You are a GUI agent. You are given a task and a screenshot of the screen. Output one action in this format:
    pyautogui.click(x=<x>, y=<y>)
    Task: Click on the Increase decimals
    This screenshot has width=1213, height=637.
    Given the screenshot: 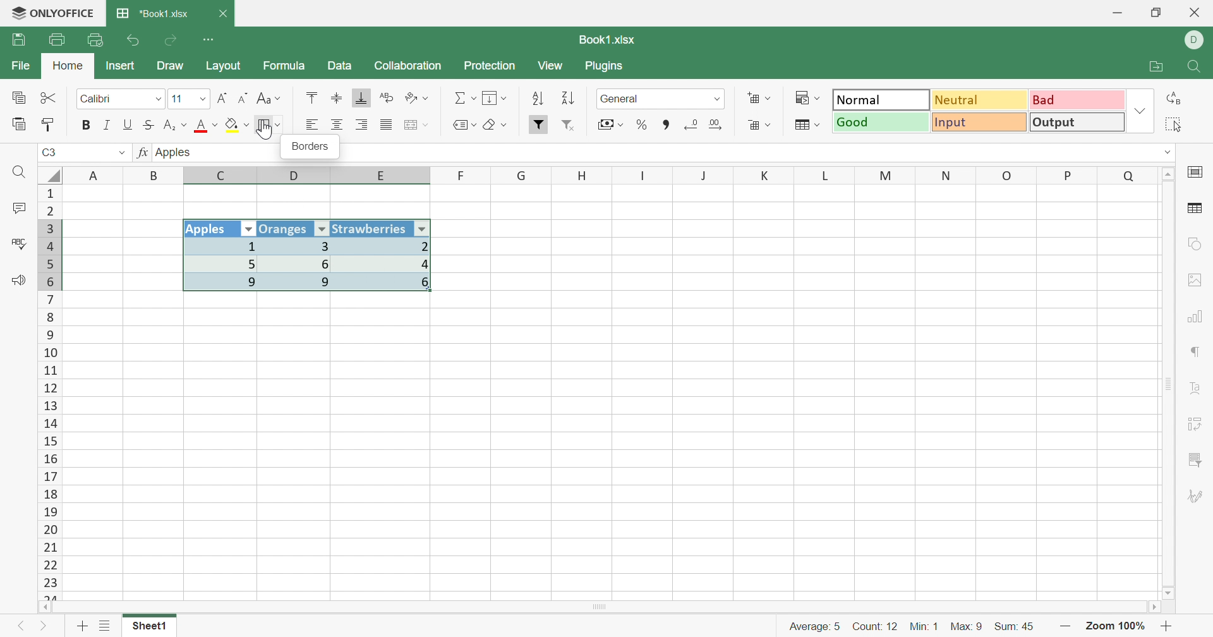 What is the action you would take?
    pyautogui.click(x=721, y=124)
    